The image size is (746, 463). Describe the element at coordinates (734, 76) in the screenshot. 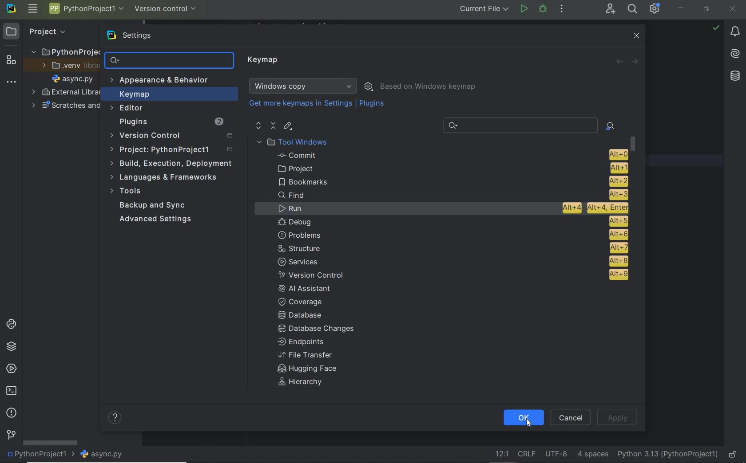

I see `database` at that location.